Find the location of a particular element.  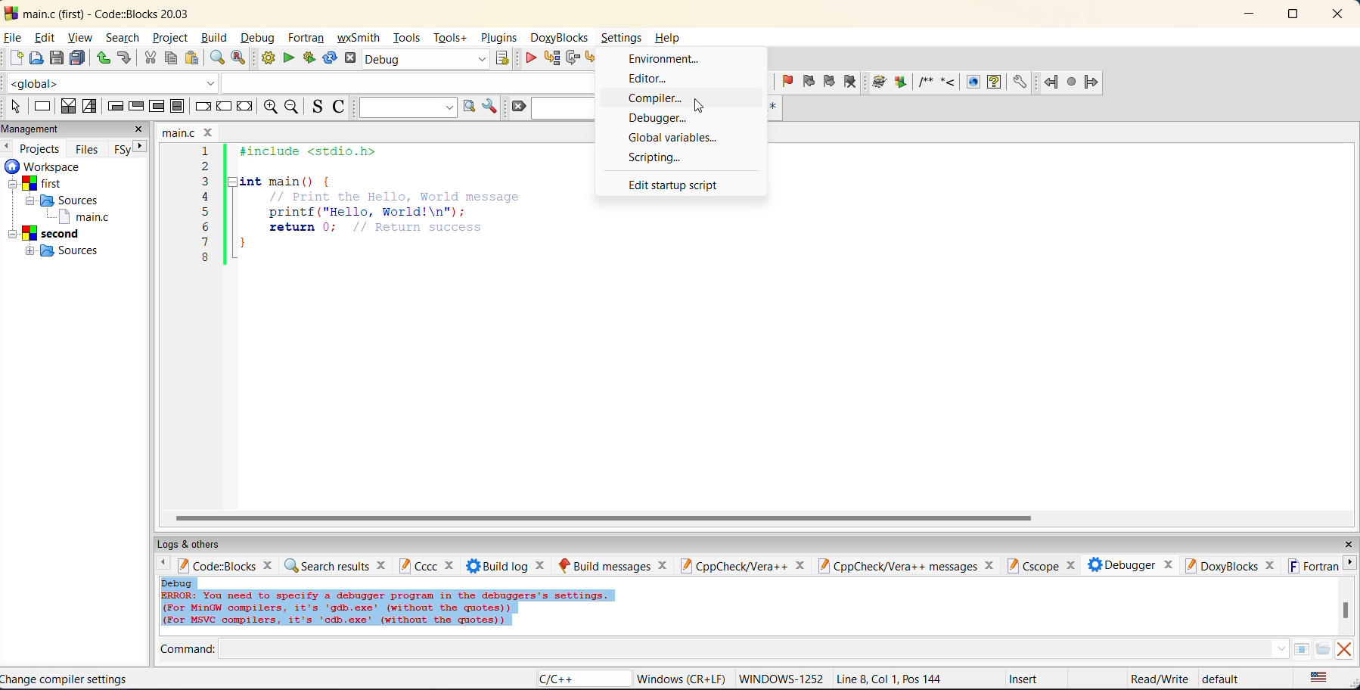

fortran is located at coordinates (308, 39).